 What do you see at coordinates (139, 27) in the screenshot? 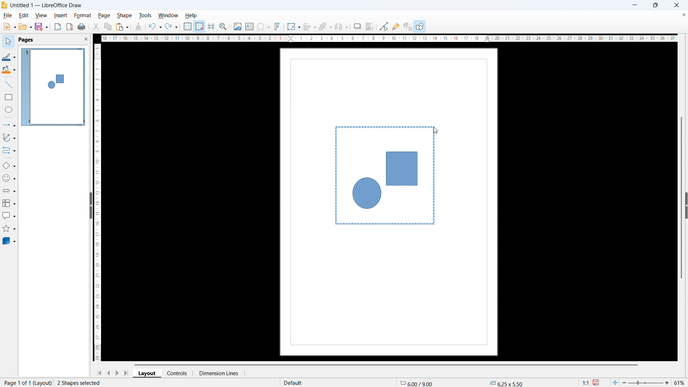
I see `clone formatting` at bounding box center [139, 27].